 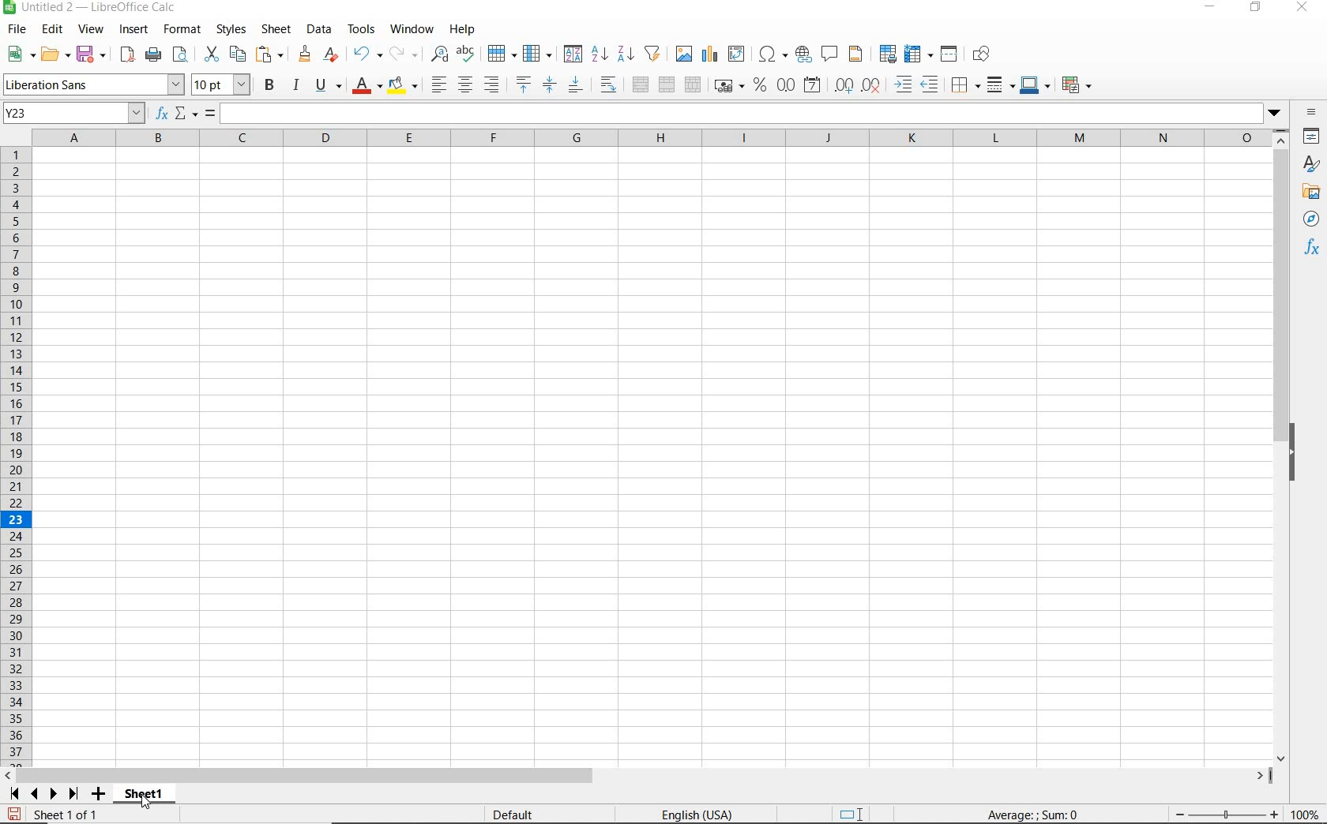 I want to click on COLUMNS, so click(x=654, y=137).